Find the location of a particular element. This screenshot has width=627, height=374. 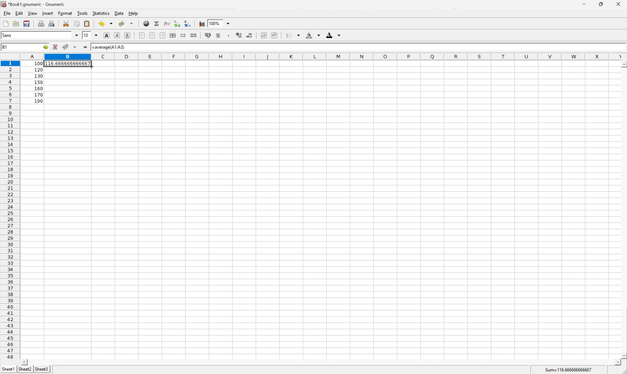

Print Preview is located at coordinates (53, 23).